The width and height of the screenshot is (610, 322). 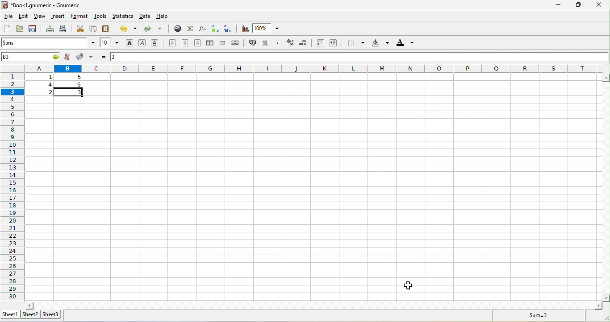 I want to click on print preview, so click(x=64, y=29).